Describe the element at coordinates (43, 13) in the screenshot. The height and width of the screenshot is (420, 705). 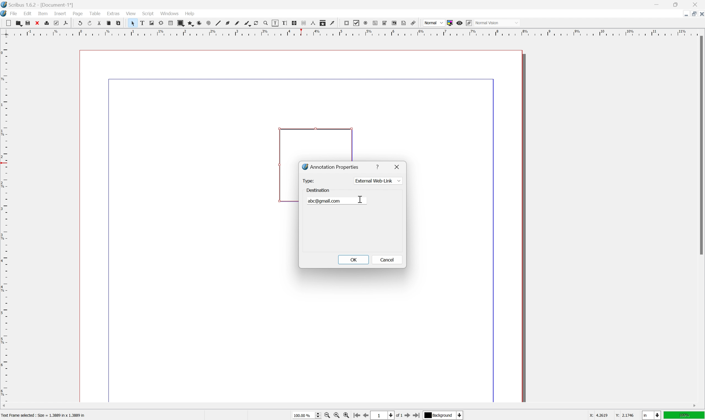
I see `item` at that location.